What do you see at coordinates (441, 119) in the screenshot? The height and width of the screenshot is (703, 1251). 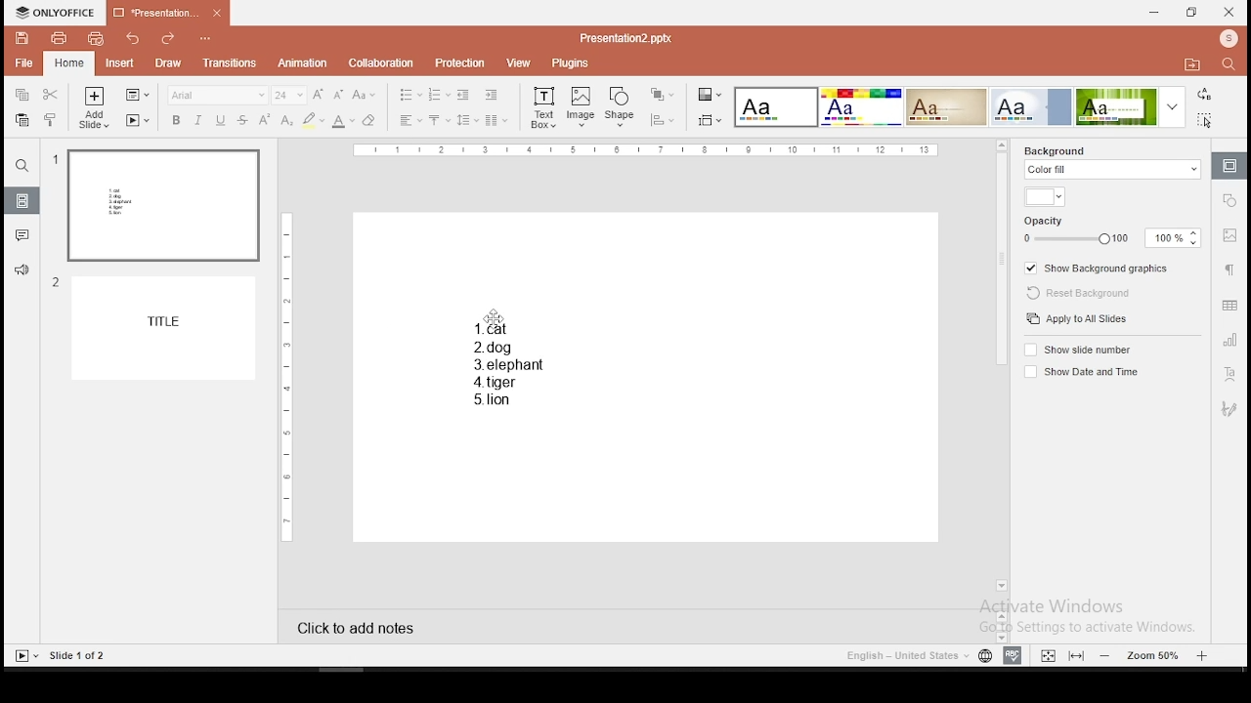 I see `vertical alignment` at bounding box center [441, 119].